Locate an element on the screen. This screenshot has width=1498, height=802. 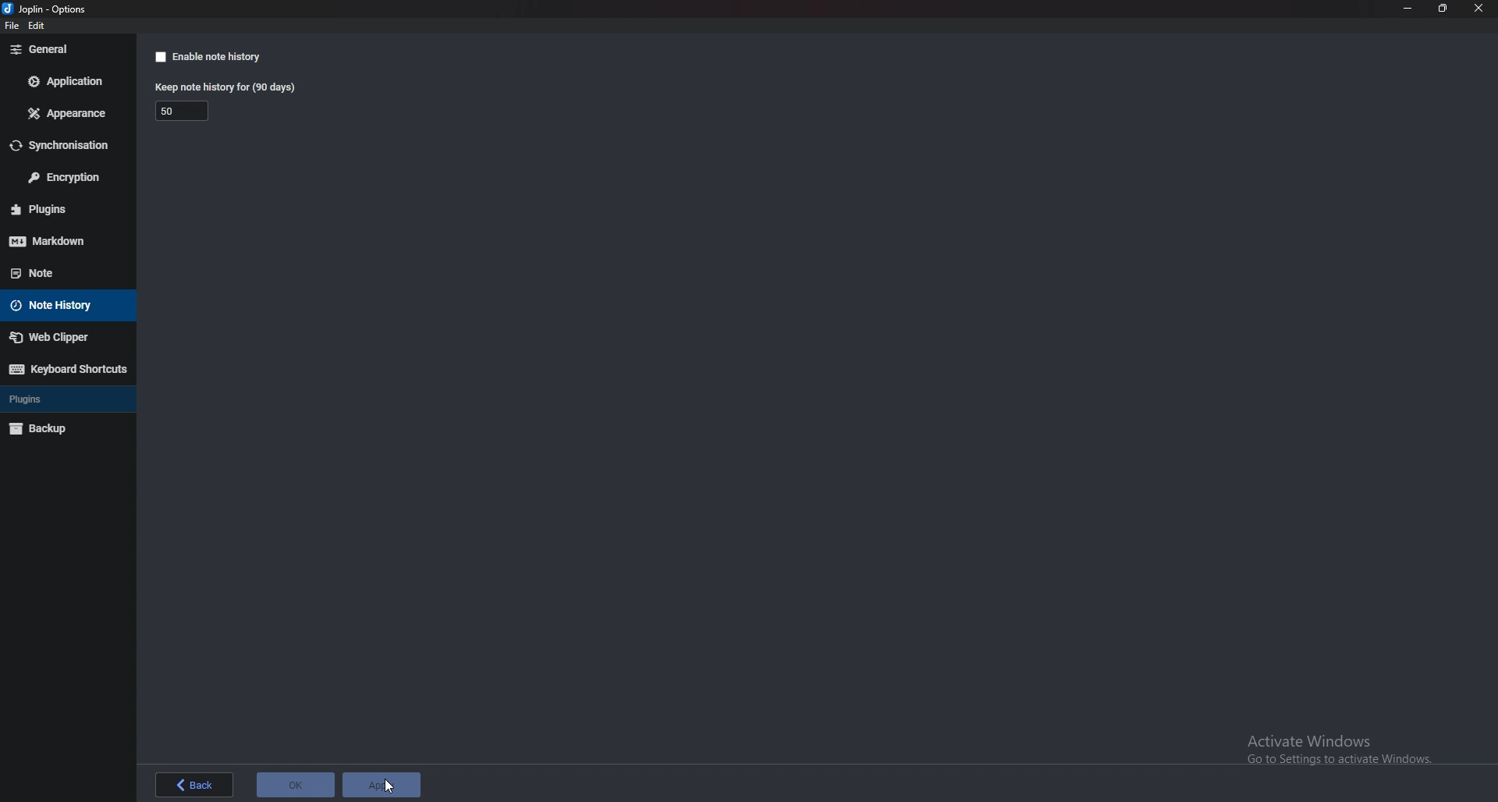
back is located at coordinates (194, 786).